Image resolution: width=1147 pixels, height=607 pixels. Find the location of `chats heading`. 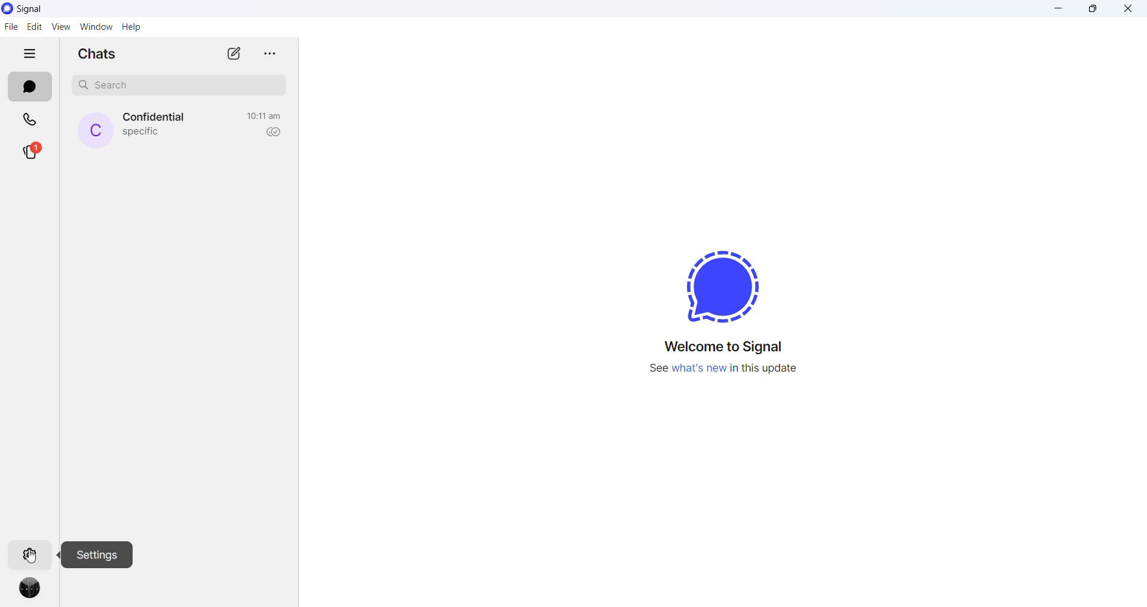

chats heading is located at coordinates (101, 53).